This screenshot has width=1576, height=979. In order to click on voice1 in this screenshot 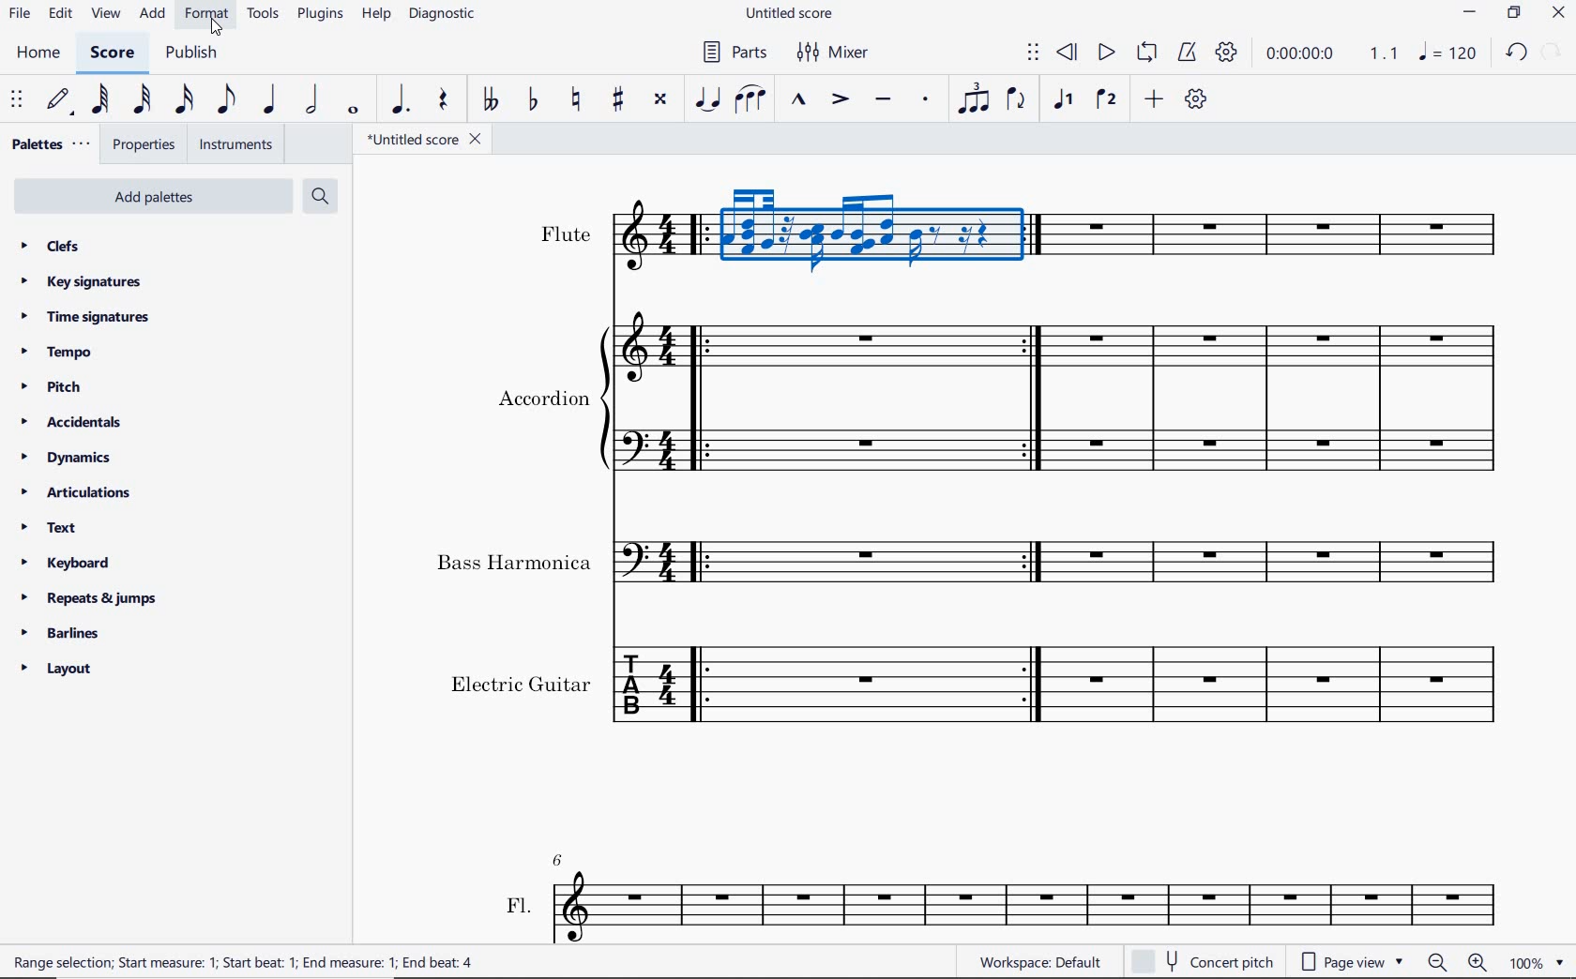, I will do `click(1067, 100)`.